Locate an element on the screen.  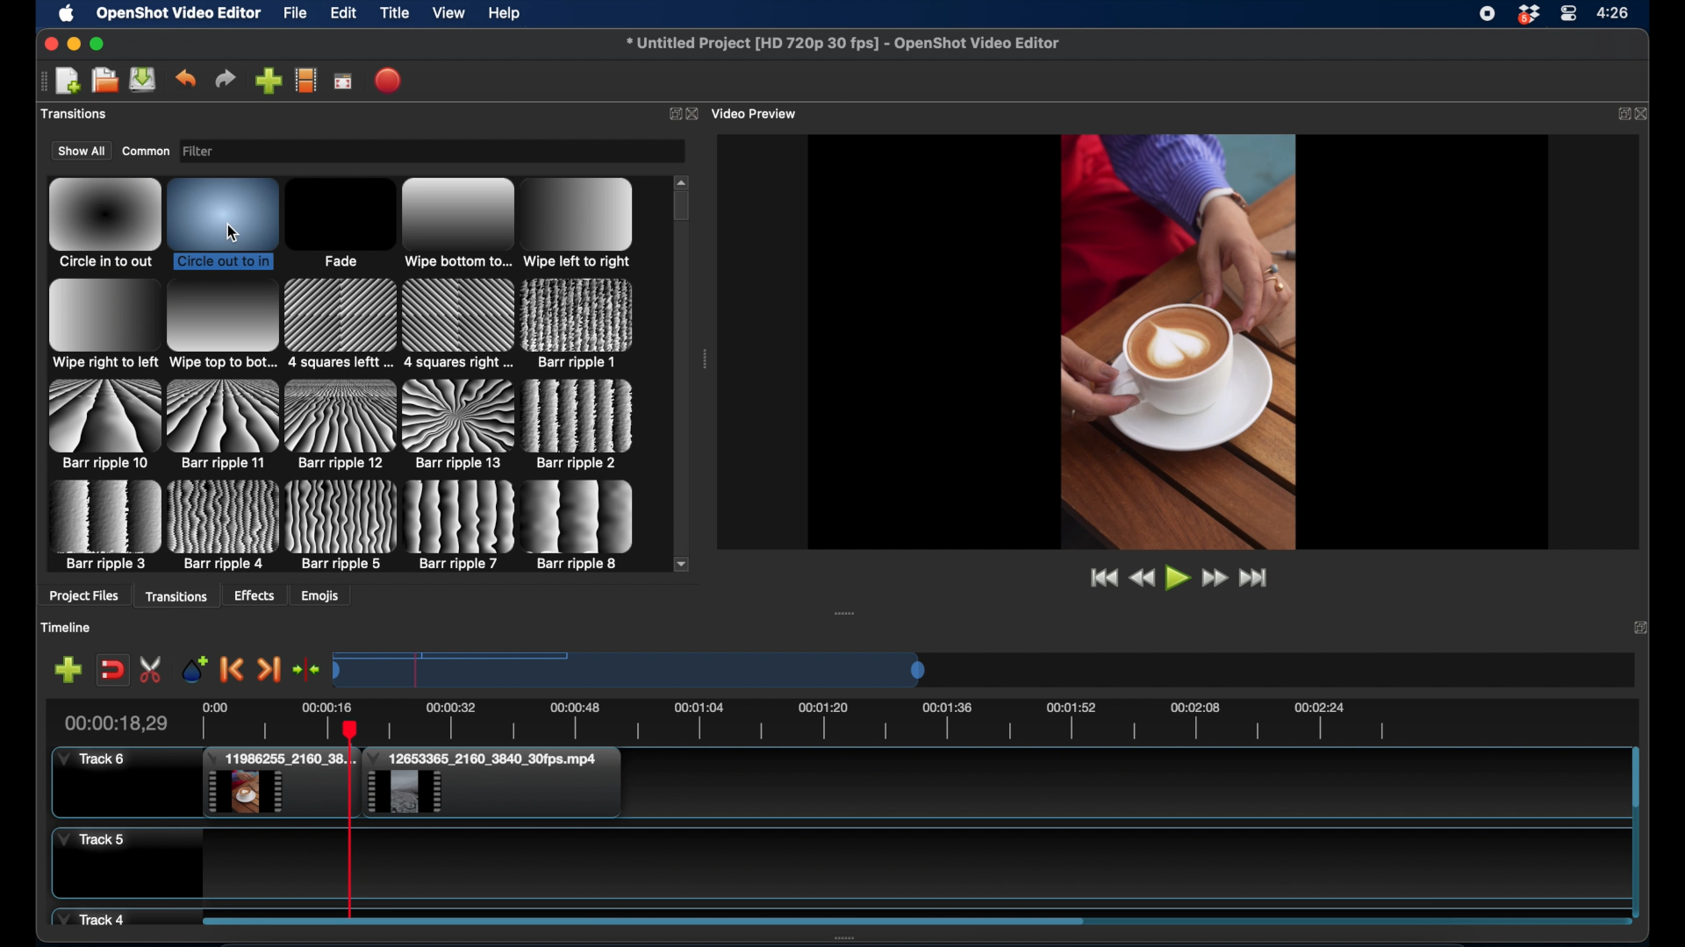
transition is located at coordinates (457, 324).